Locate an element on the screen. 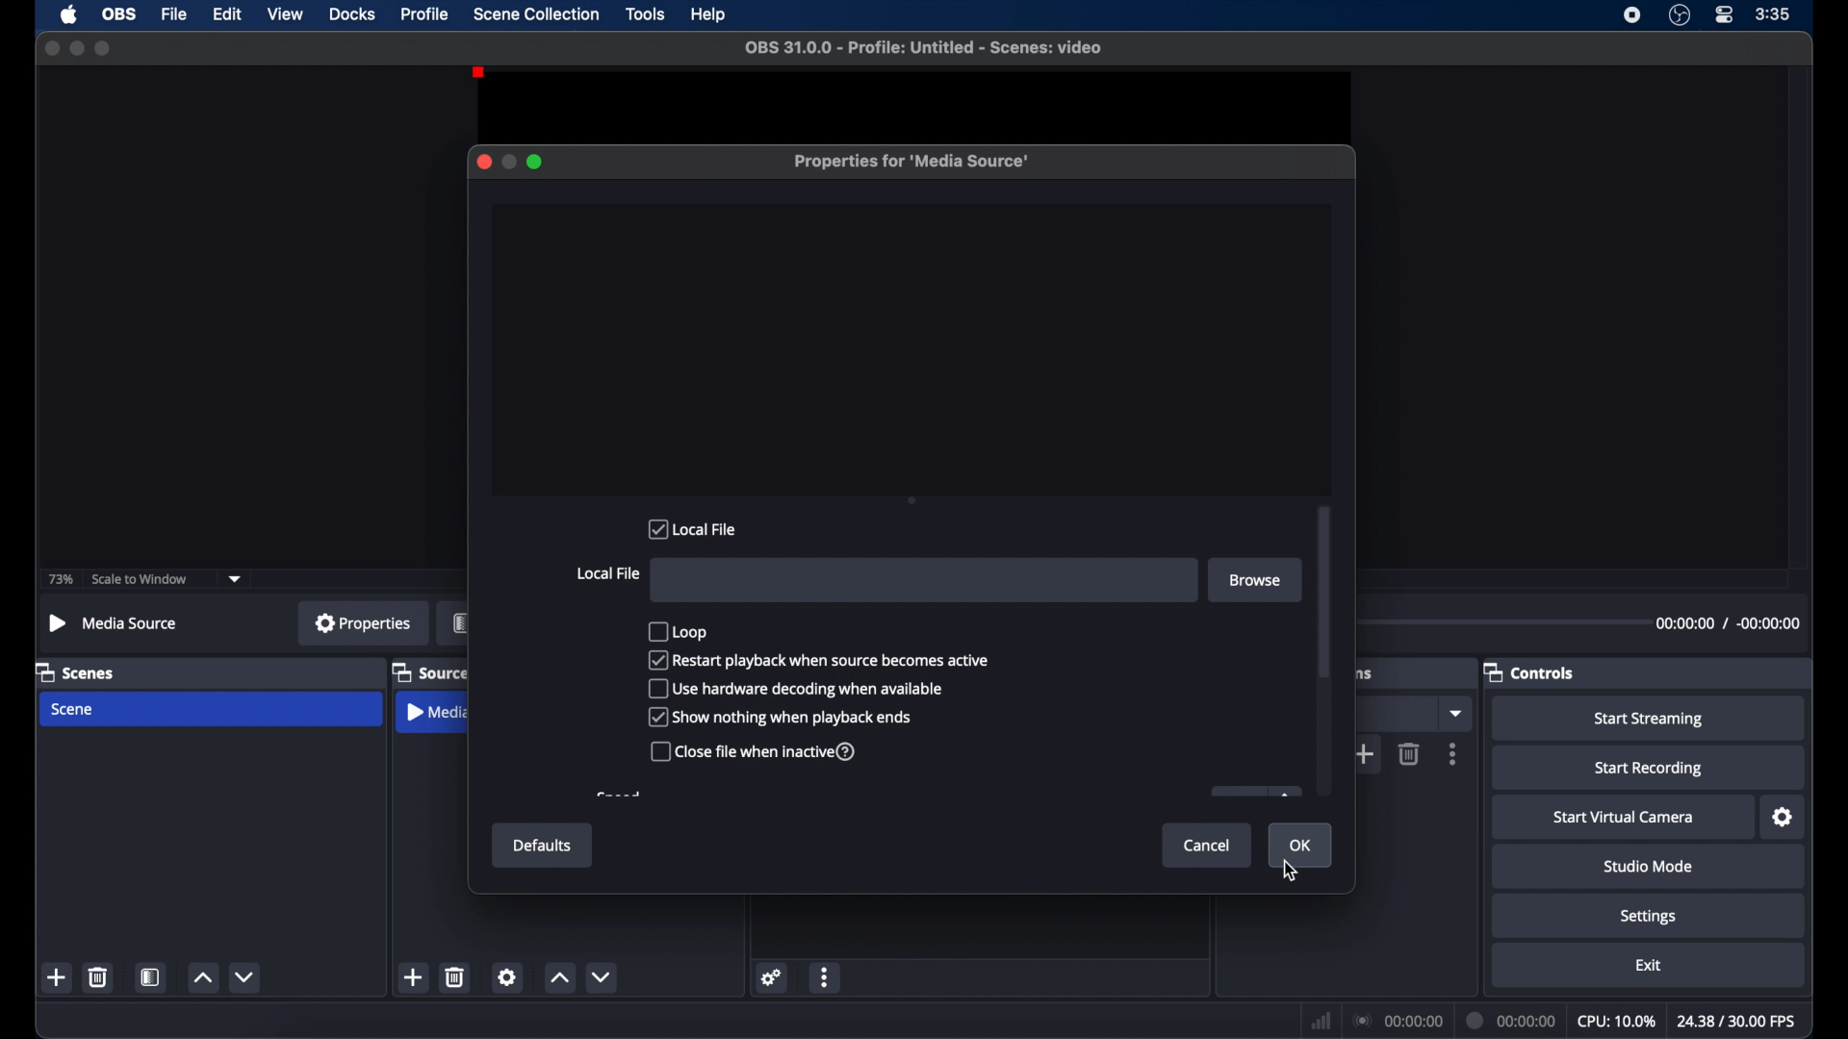 Image resolution: width=1848 pixels, height=1039 pixels. checkbox is located at coordinates (752, 752).